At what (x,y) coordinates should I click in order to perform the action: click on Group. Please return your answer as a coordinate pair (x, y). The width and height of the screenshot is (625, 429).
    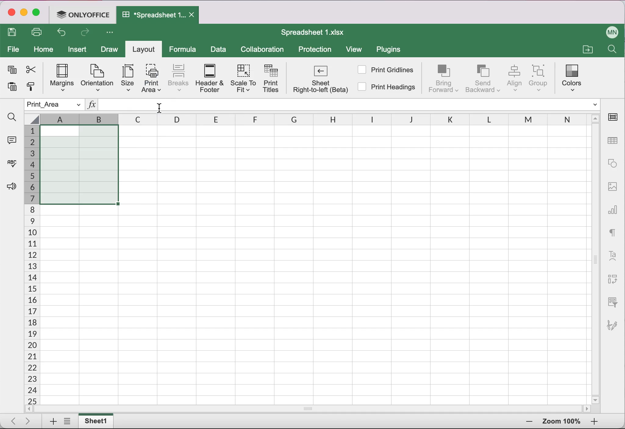
    Looking at the image, I should click on (542, 78).